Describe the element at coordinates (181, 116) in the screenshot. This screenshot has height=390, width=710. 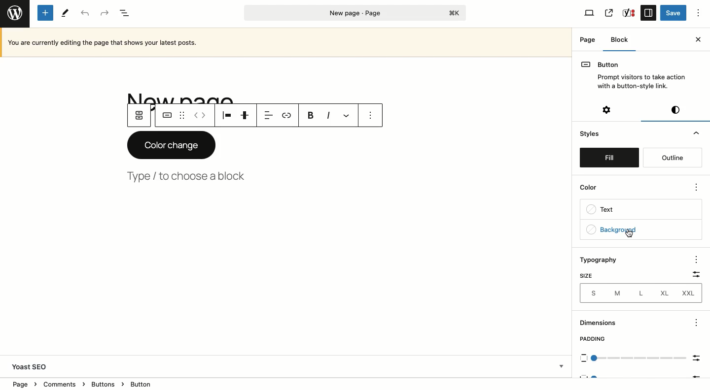
I see `Drag` at that location.